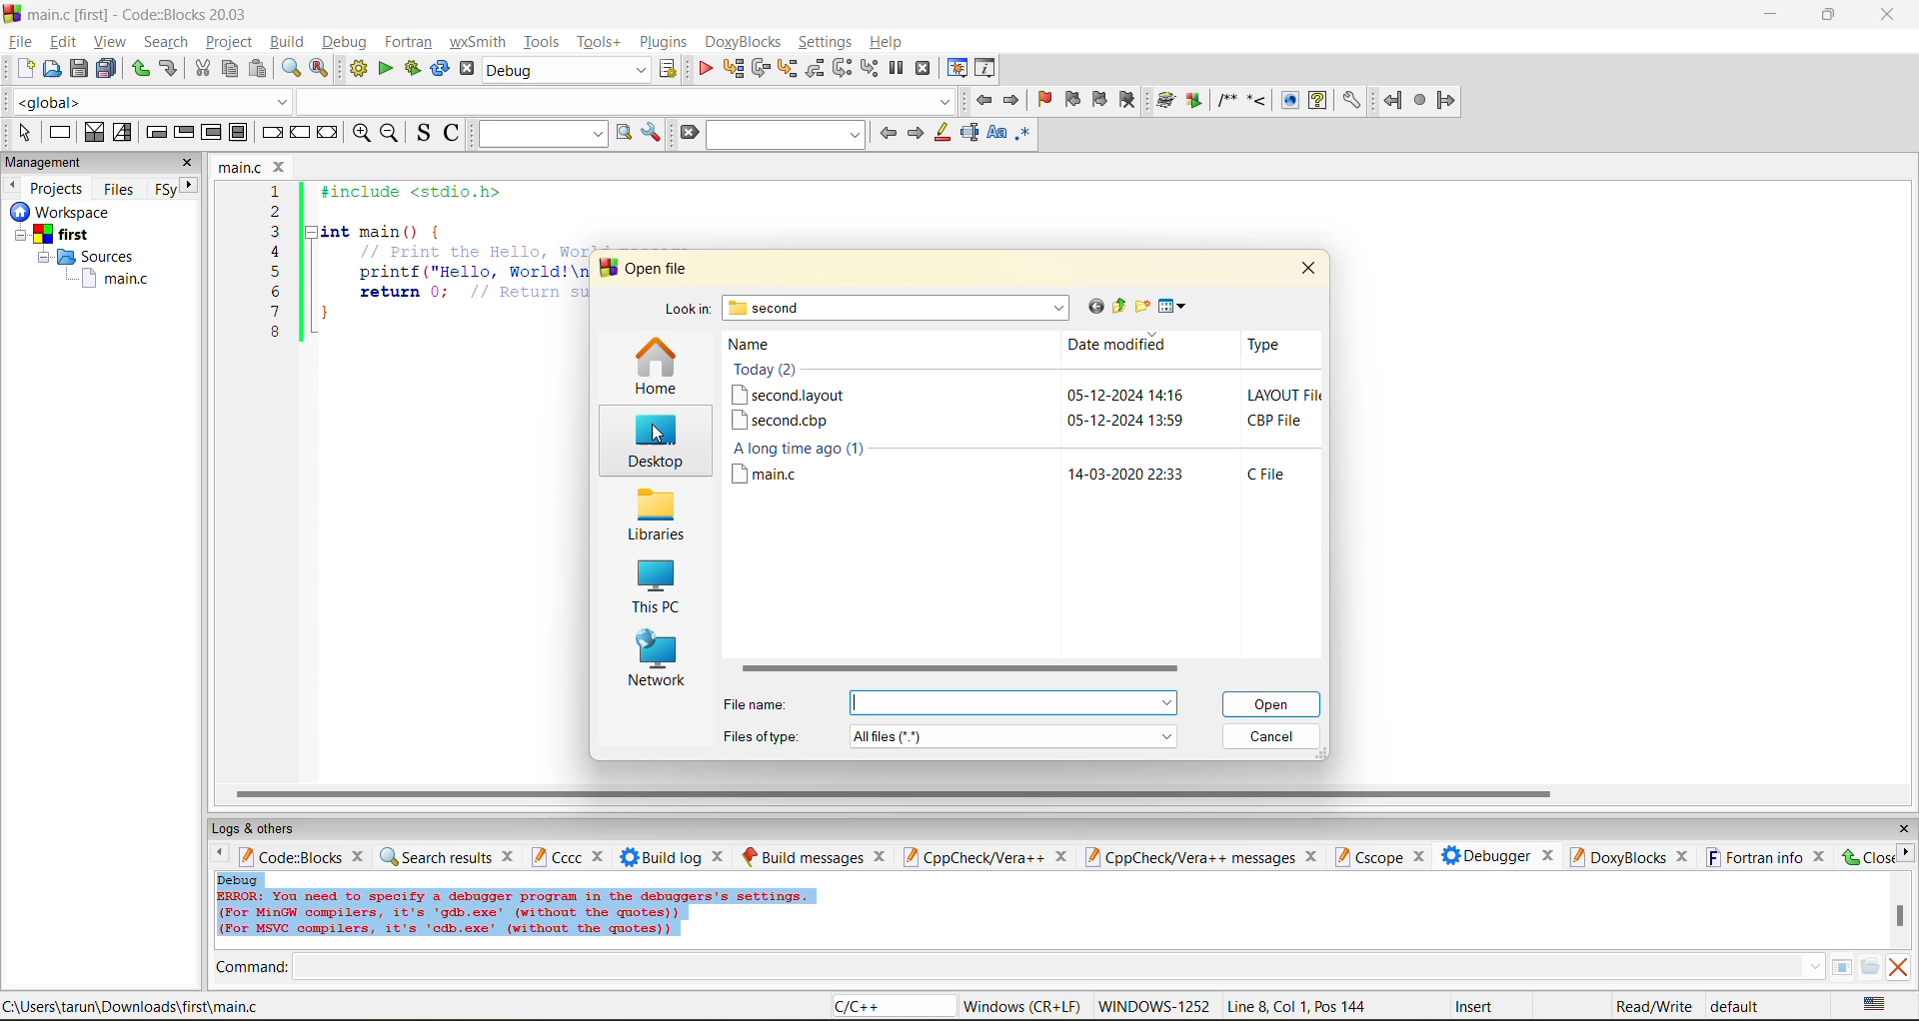 The height and width of the screenshot is (1021, 1919). What do you see at coordinates (239, 879) in the screenshot?
I see `debug` at bounding box center [239, 879].